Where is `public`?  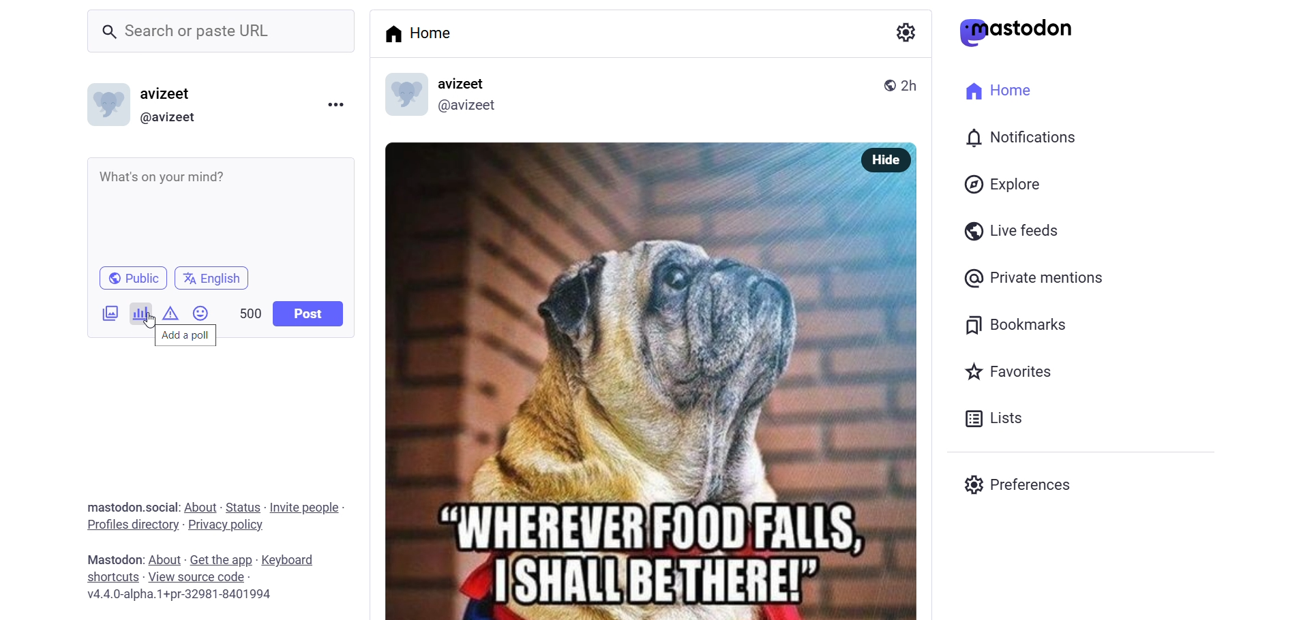
public is located at coordinates (884, 84).